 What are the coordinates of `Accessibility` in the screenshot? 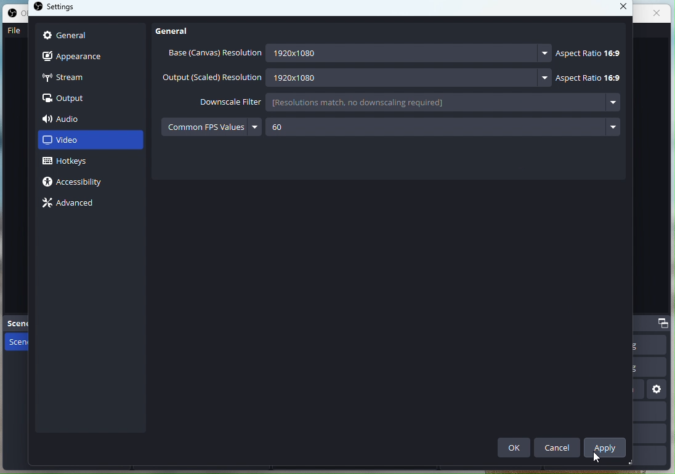 It's located at (79, 184).